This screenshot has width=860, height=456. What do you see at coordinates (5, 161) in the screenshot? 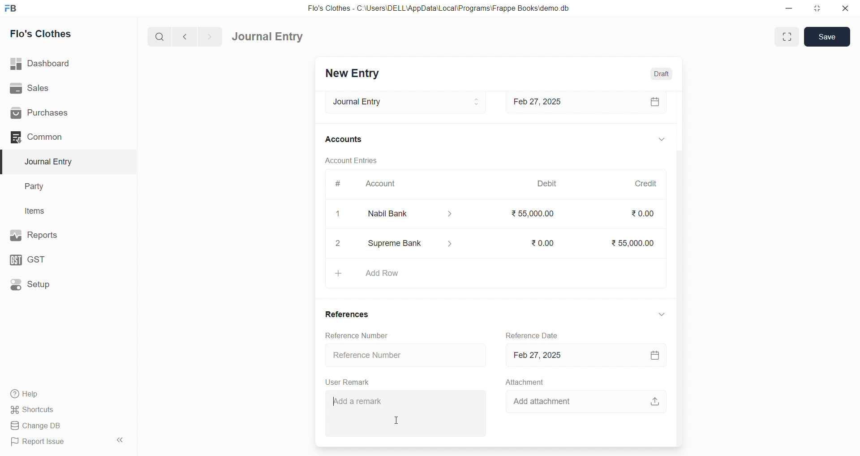
I see `selected` at bounding box center [5, 161].